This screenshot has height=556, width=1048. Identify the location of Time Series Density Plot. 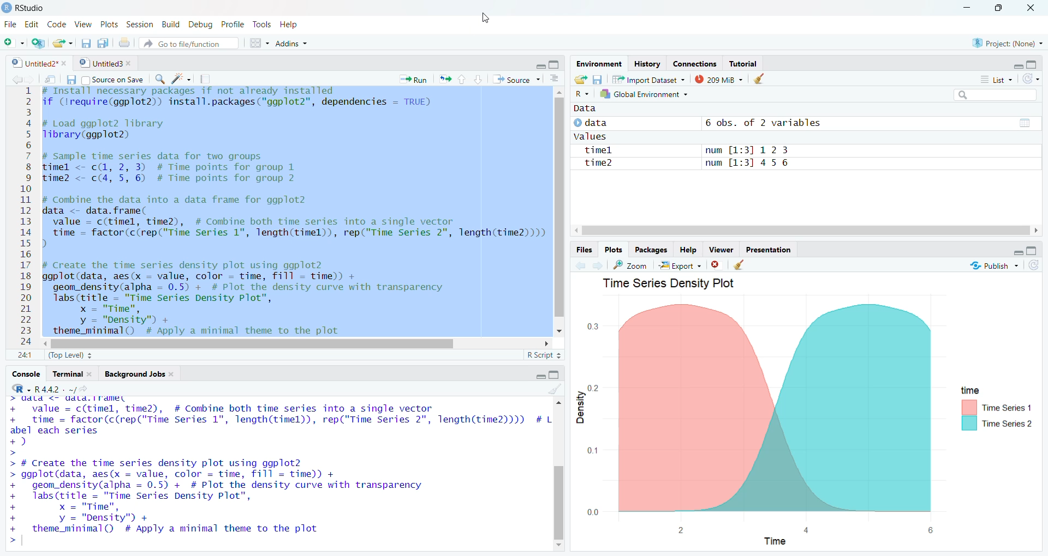
(674, 283).